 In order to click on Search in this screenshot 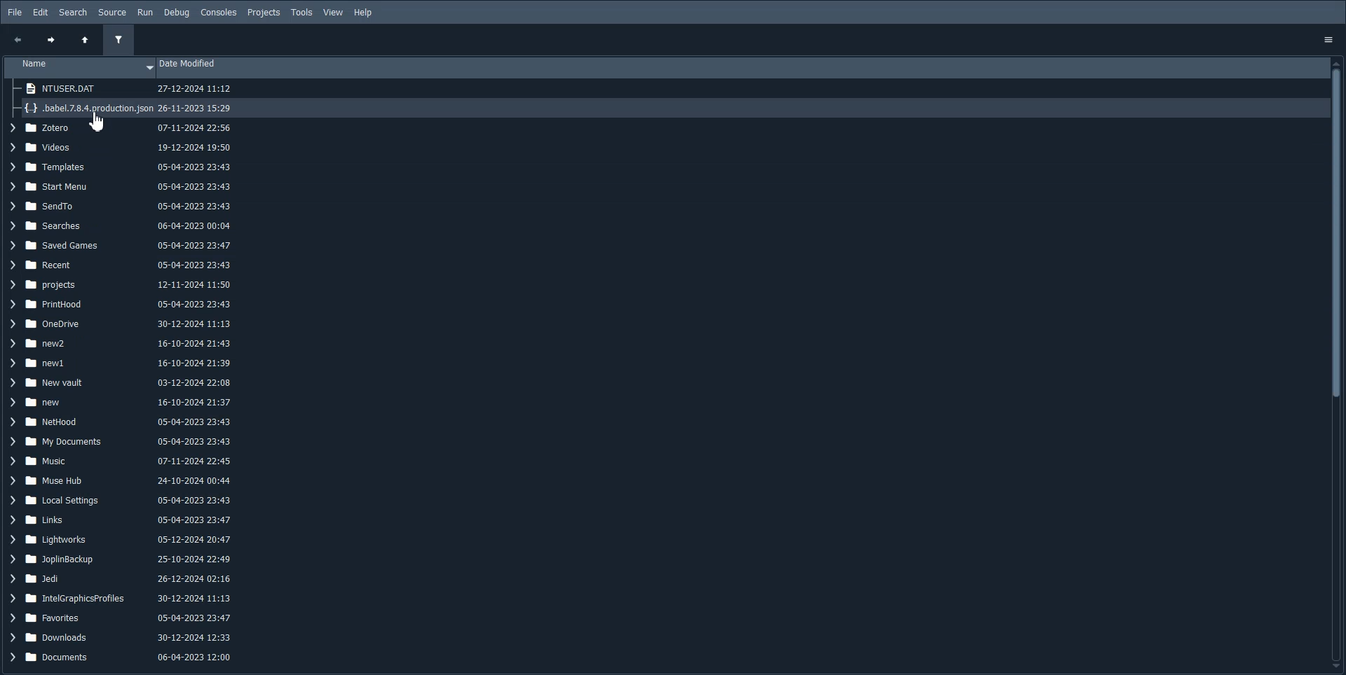, I will do `click(73, 13)`.